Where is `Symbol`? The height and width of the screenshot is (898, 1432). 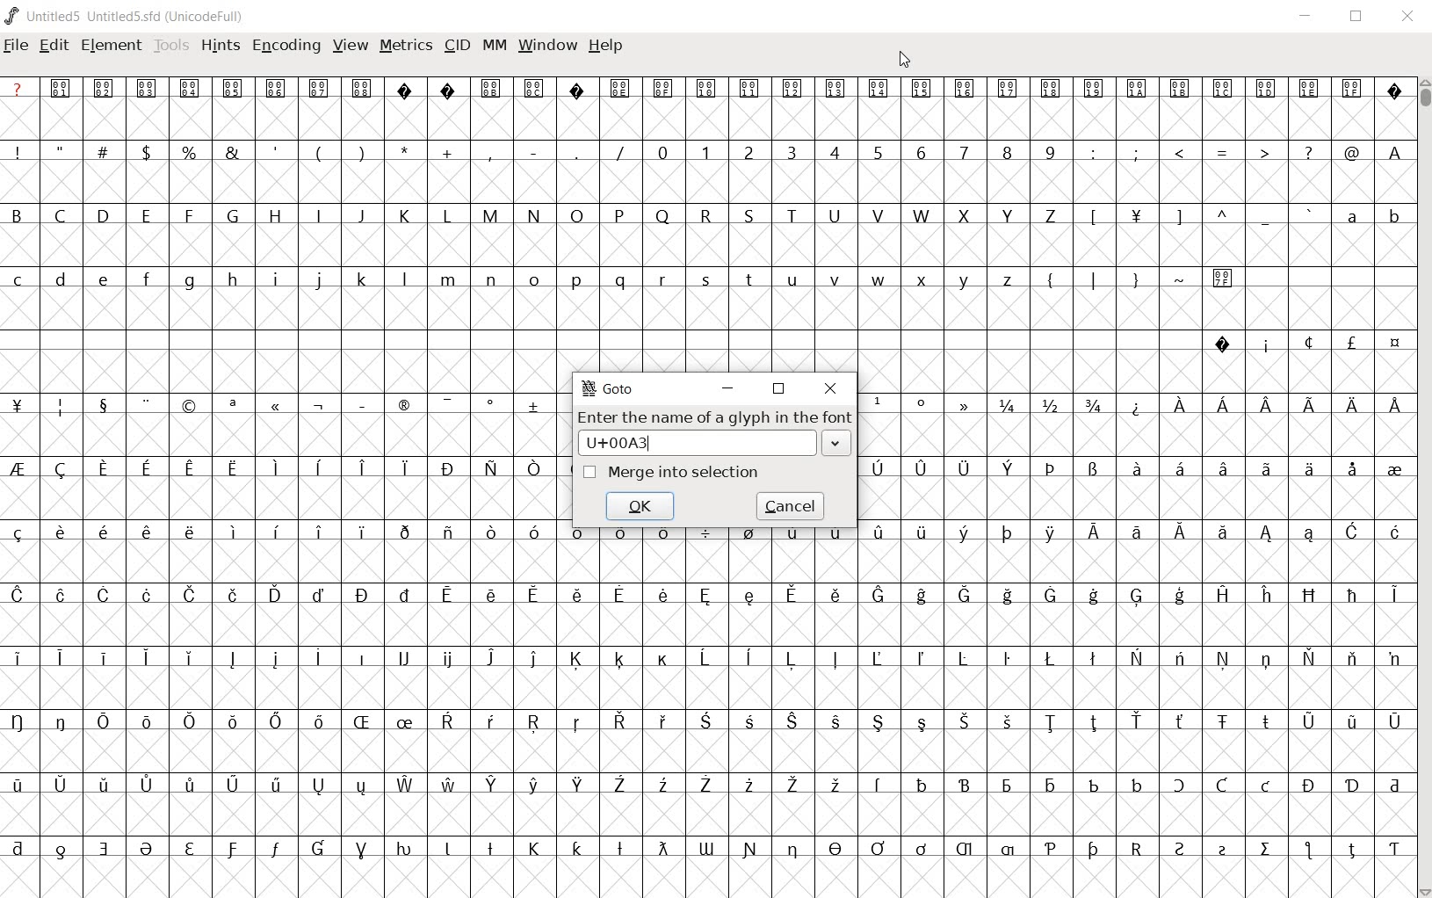
Symbol is located at coordinates (447, 597).